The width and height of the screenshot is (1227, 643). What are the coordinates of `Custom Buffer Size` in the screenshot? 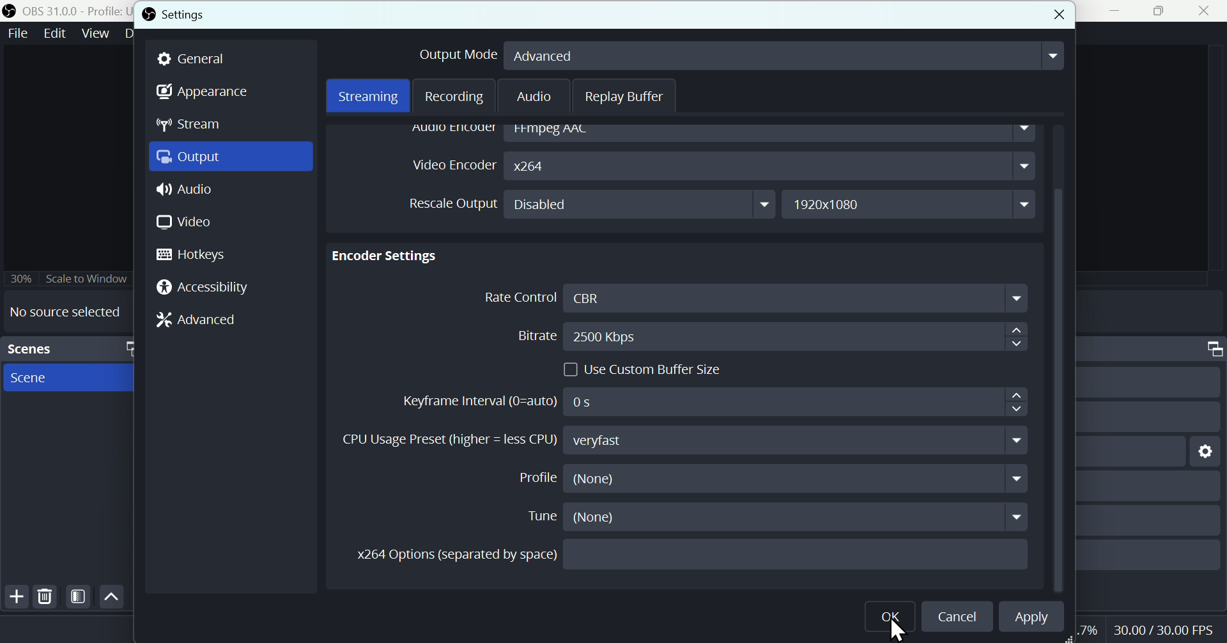 It's located at (648, 369).